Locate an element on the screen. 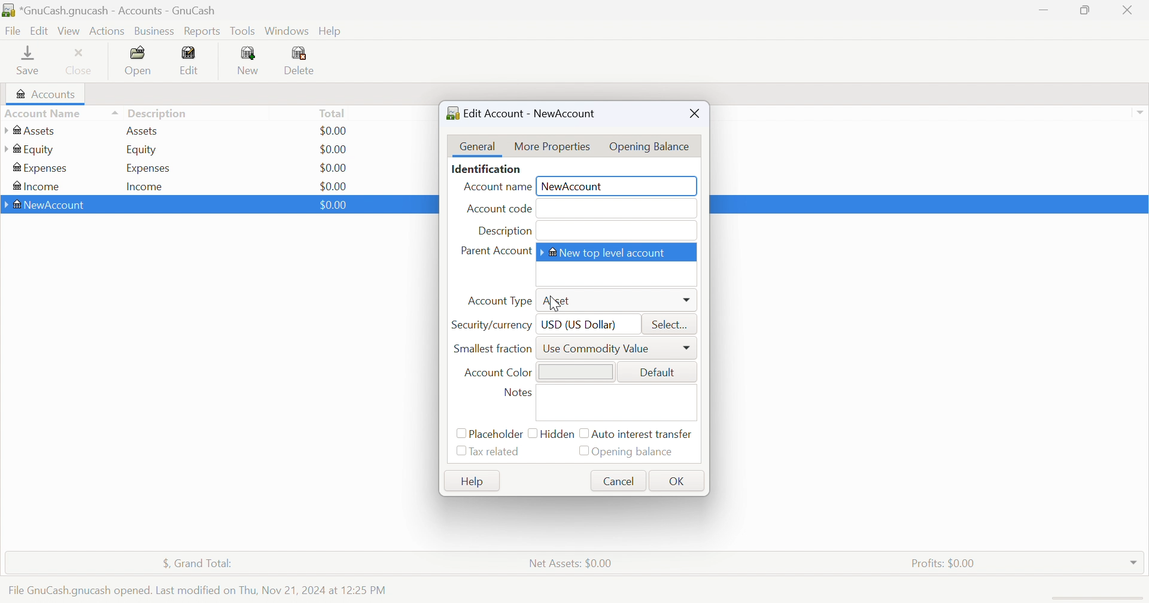 This screenshot has height=603, width=1149. Identification is located at coordinates (487, 170).